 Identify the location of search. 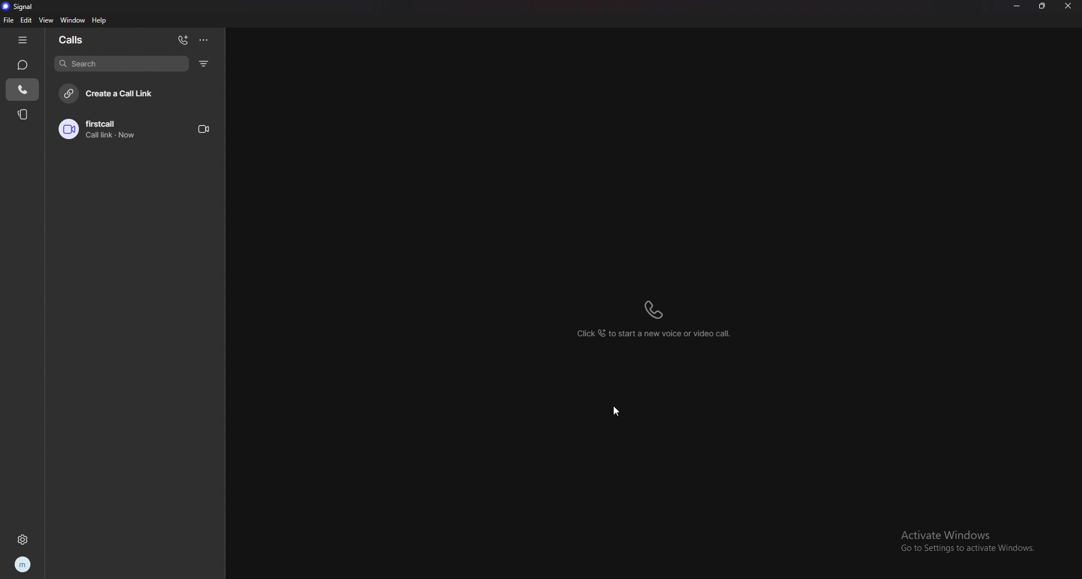
(121, 63).